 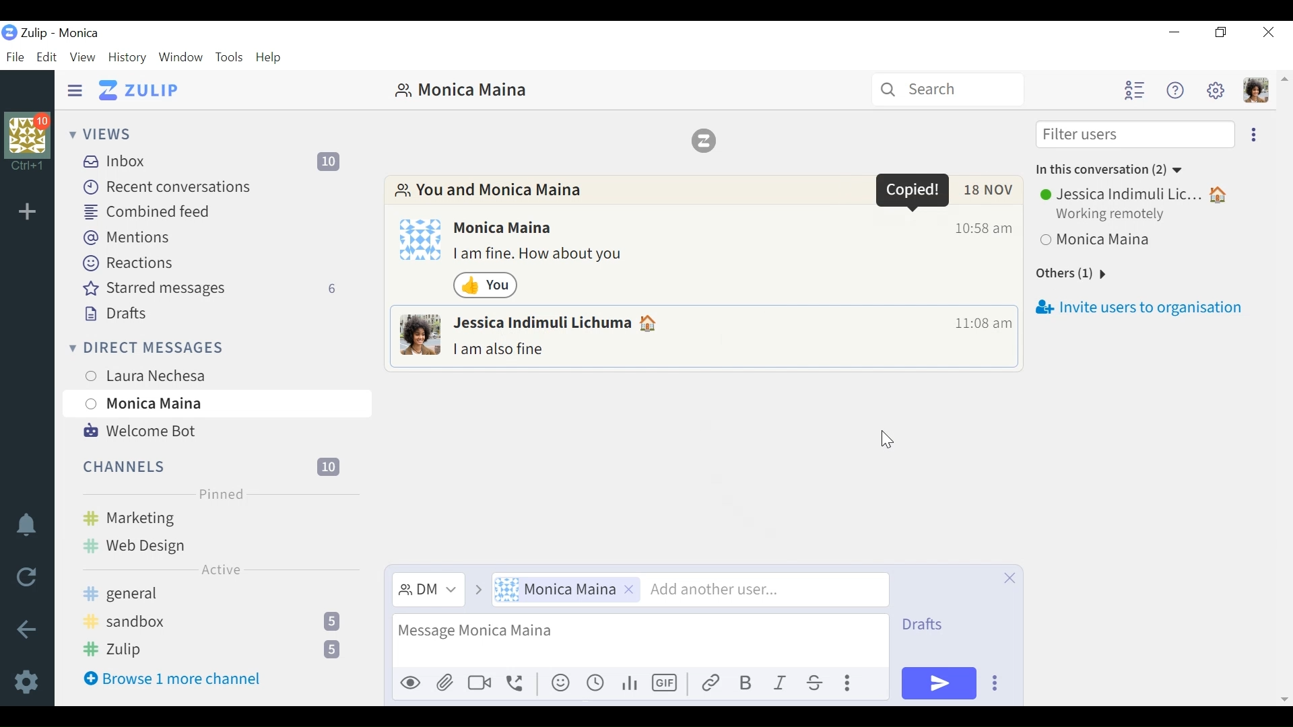 I want to click on Marketing, so click(x=216, y=516).